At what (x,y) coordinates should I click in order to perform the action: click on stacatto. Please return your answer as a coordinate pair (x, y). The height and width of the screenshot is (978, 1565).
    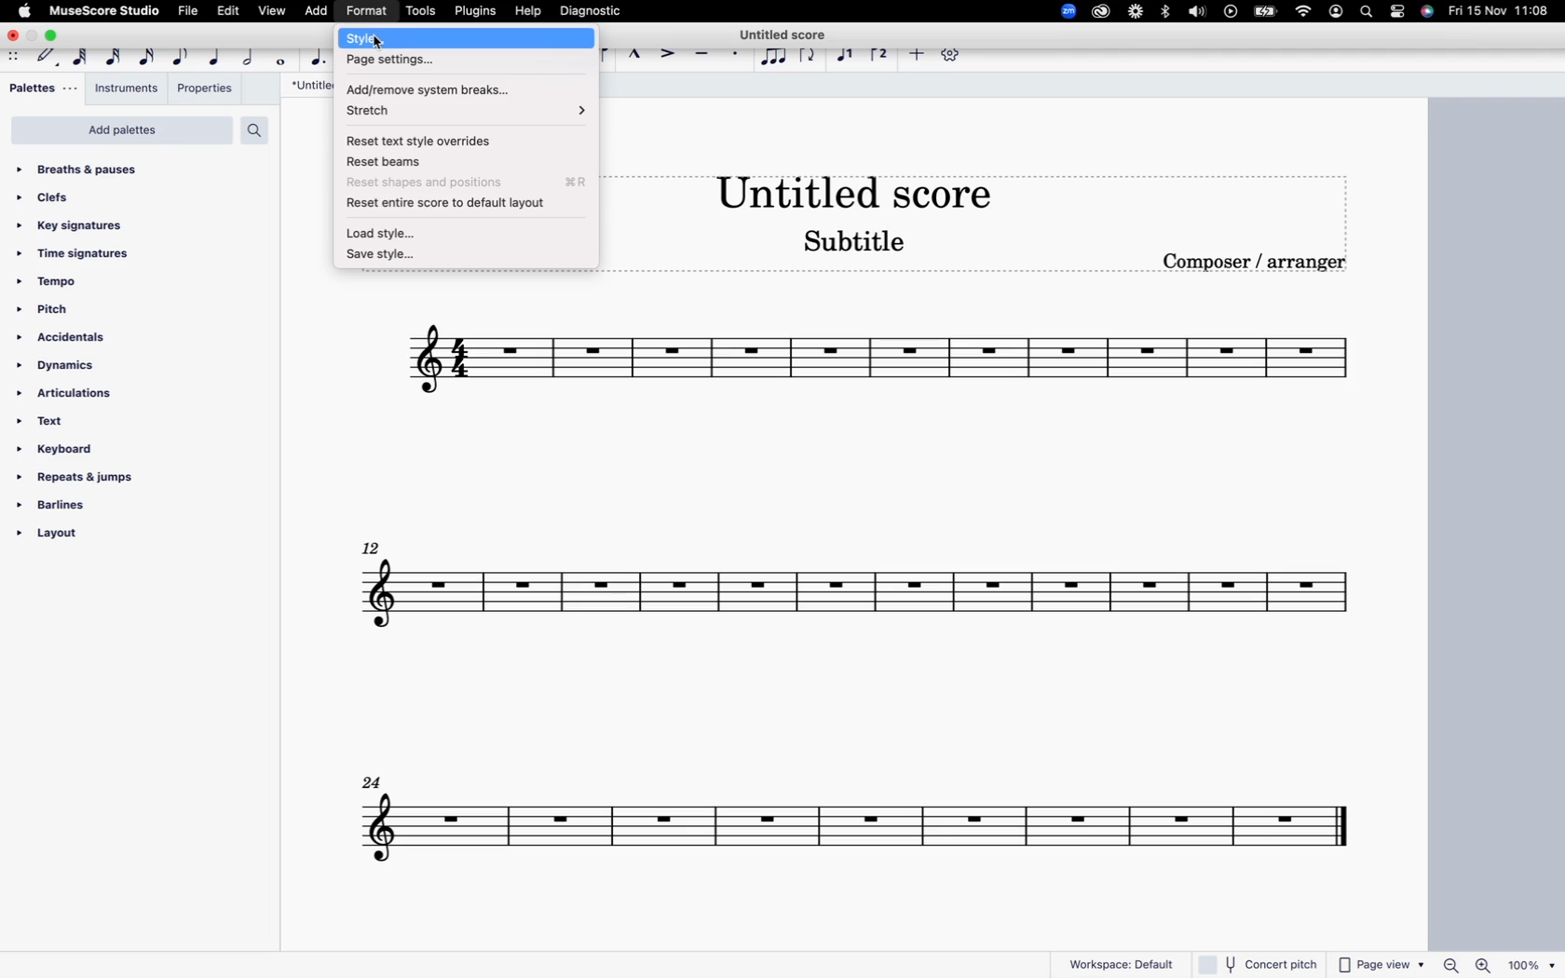
    Looking at the image, I should click on (735, 56).